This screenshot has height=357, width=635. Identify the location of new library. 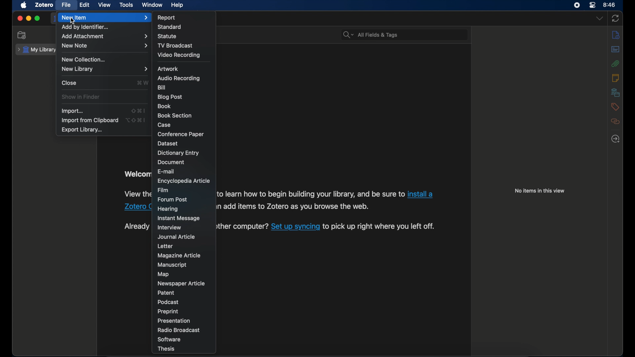
(105, 69).